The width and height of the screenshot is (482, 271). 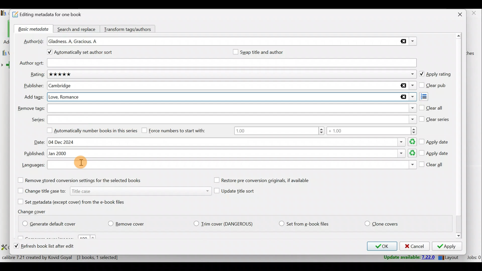 I want to click on Clear all, so click(x=432, y=166).